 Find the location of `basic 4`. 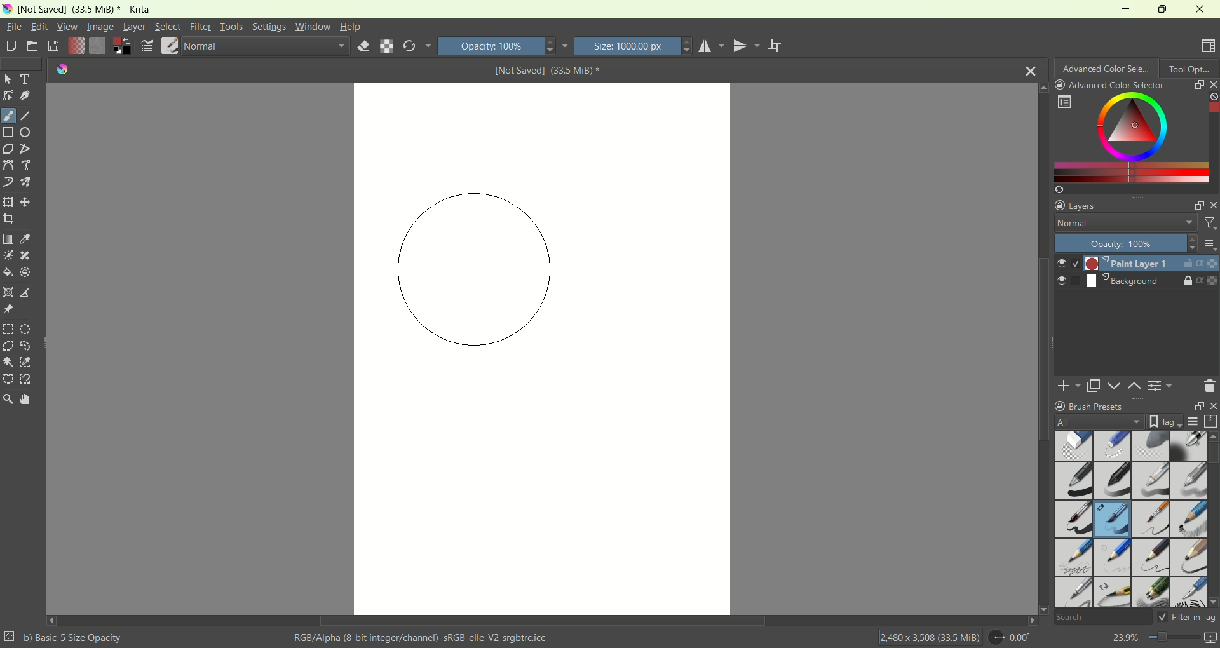

basic 4 is located at coordinates (1189, 479).